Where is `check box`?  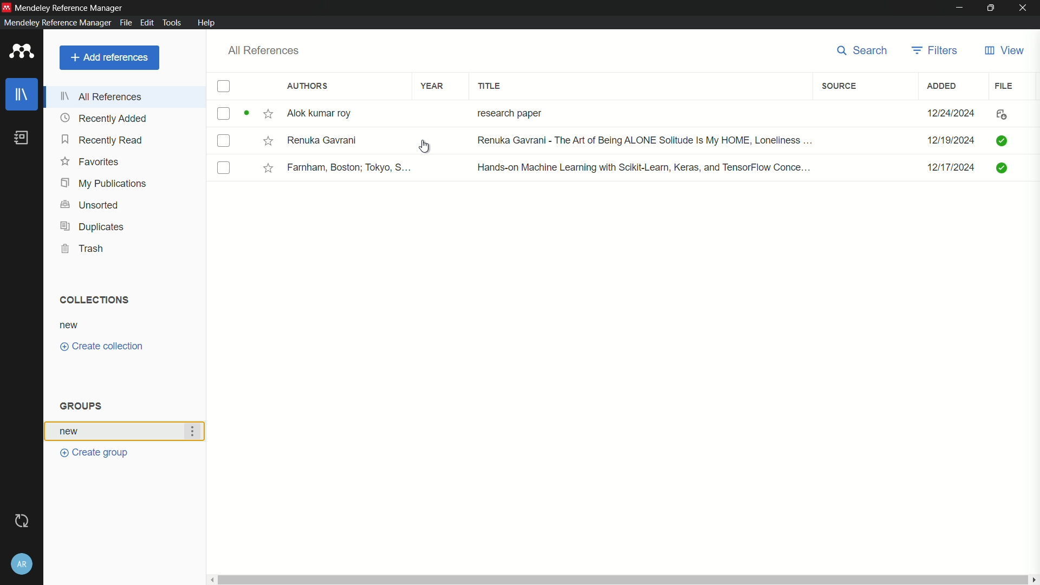
check box is located at coordinates (224, 87).